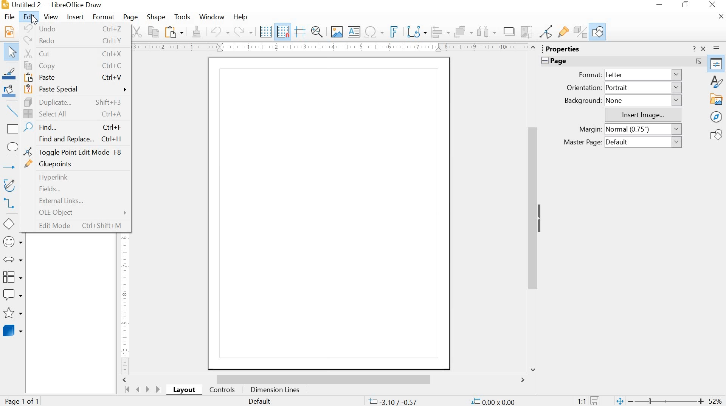 This screenshot has width=726, height=406. What do you see at coordinates (464, 31) in the screenshot?
I see `Arrange` at bounding box center [464, 31].